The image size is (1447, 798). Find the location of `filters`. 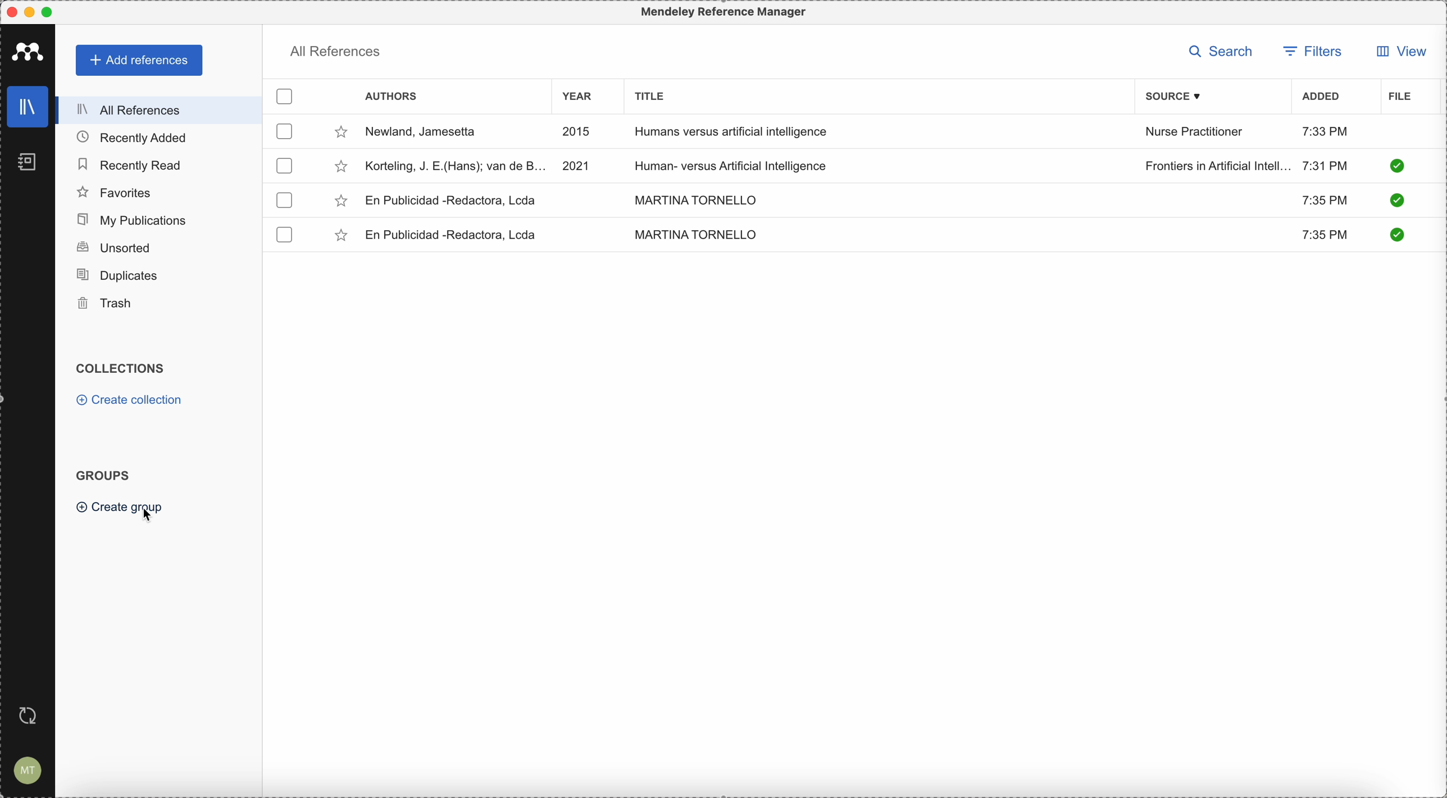

filters is located at coordinates (1312, 53).